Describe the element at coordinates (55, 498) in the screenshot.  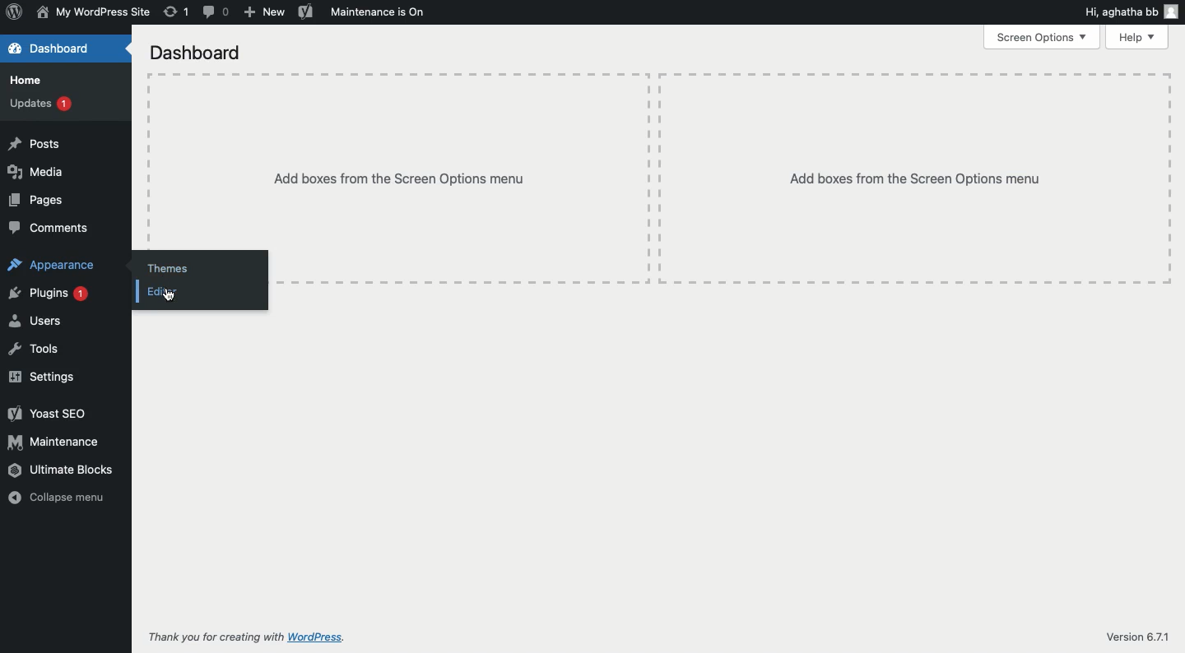
I see `Collapse menu` at that location.